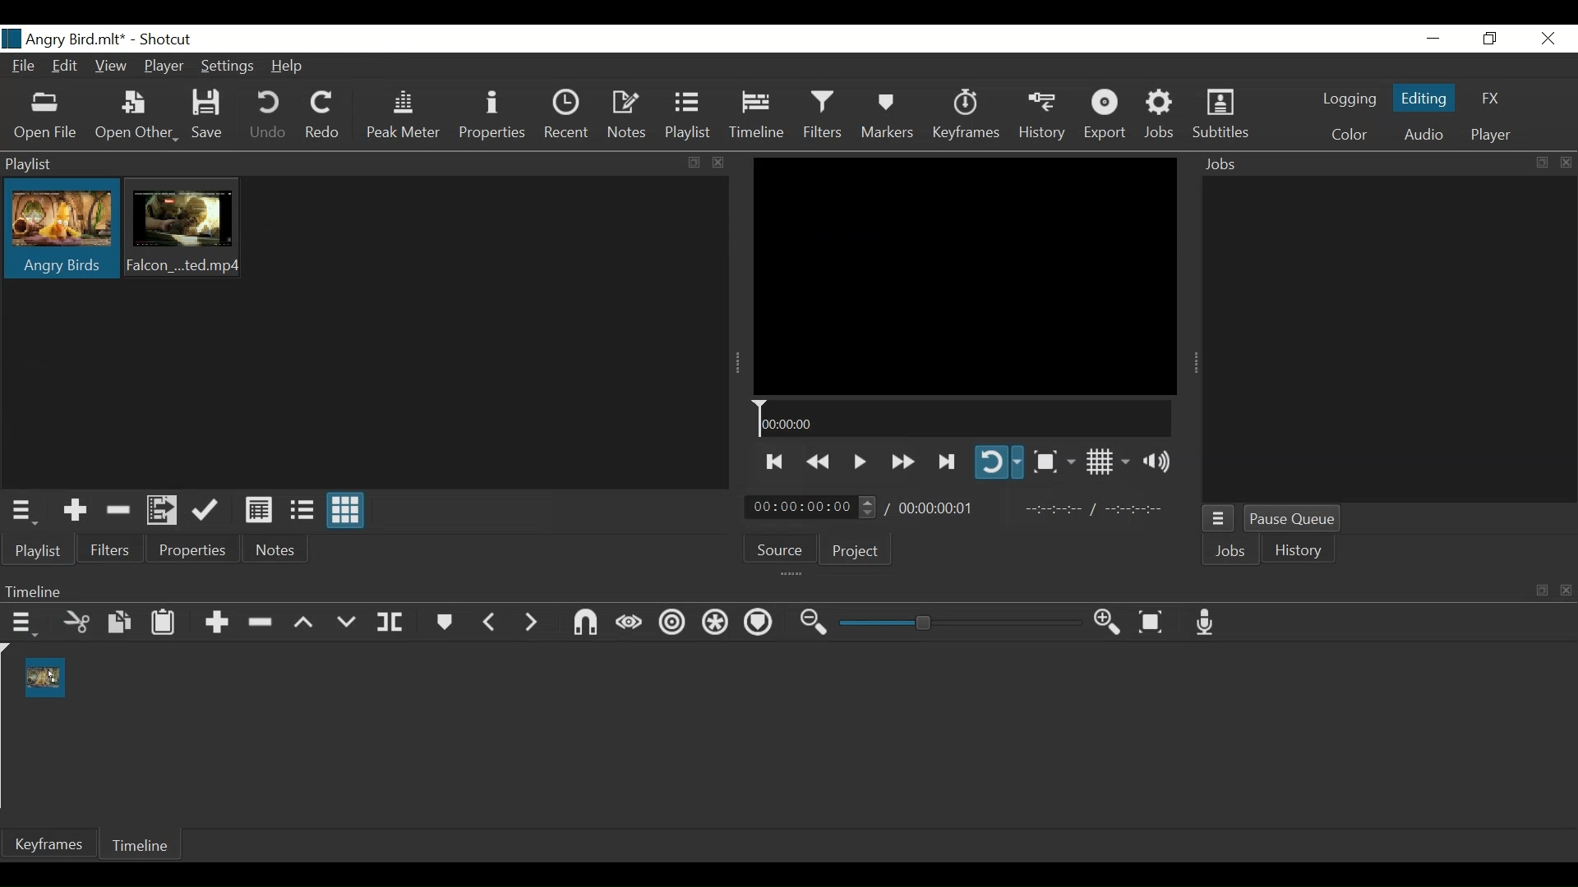 The height and width of the screenshot is (887, 1578). Describe the element at coordinates (1102, 508) in the screenshot. I see `In point` at that location.